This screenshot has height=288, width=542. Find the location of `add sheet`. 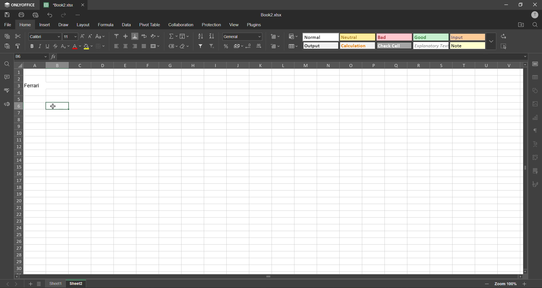

add sheet is located at coordinates (29, 284).